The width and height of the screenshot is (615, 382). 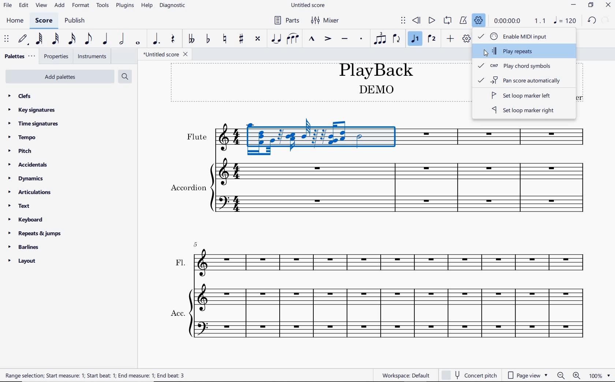 What do you see at coordinates (81, 5) in the screenshot?
I see `format` at bounding box center [81, 5].